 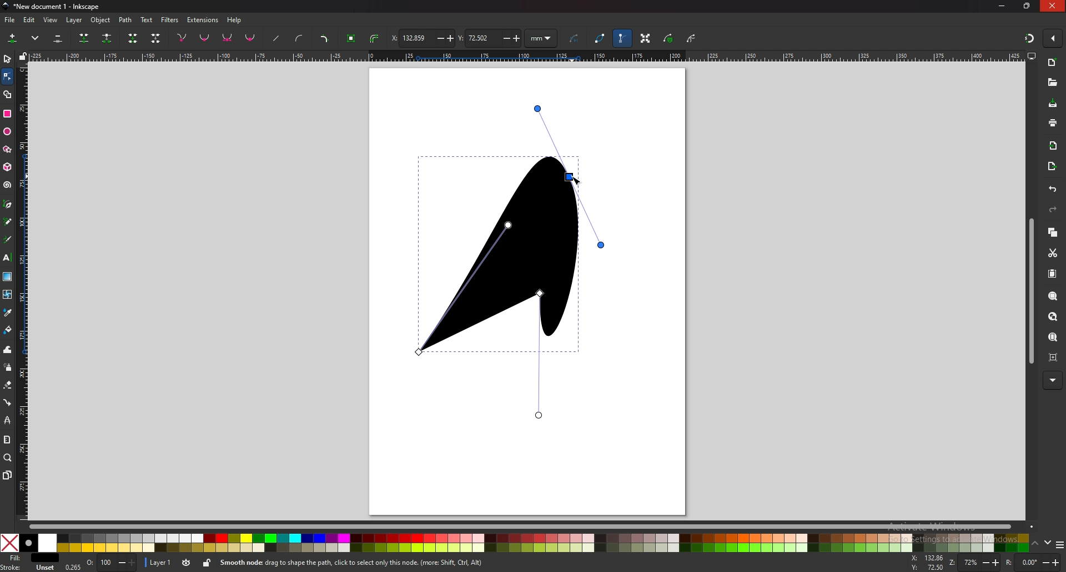 I want to click on help, so click(x=234, y=21).